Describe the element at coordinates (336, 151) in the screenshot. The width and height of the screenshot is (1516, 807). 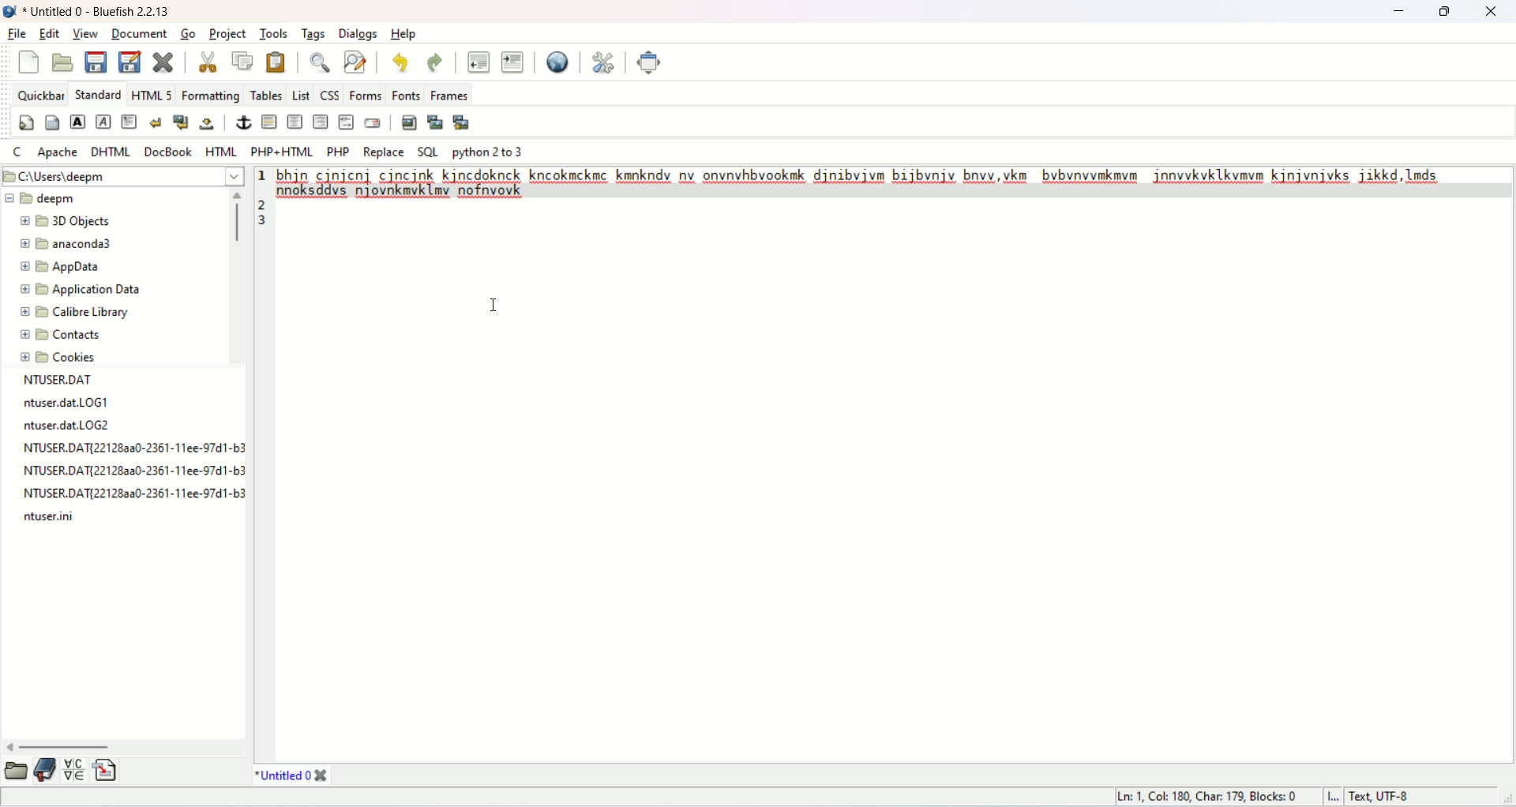
I see `PHP` at that location.